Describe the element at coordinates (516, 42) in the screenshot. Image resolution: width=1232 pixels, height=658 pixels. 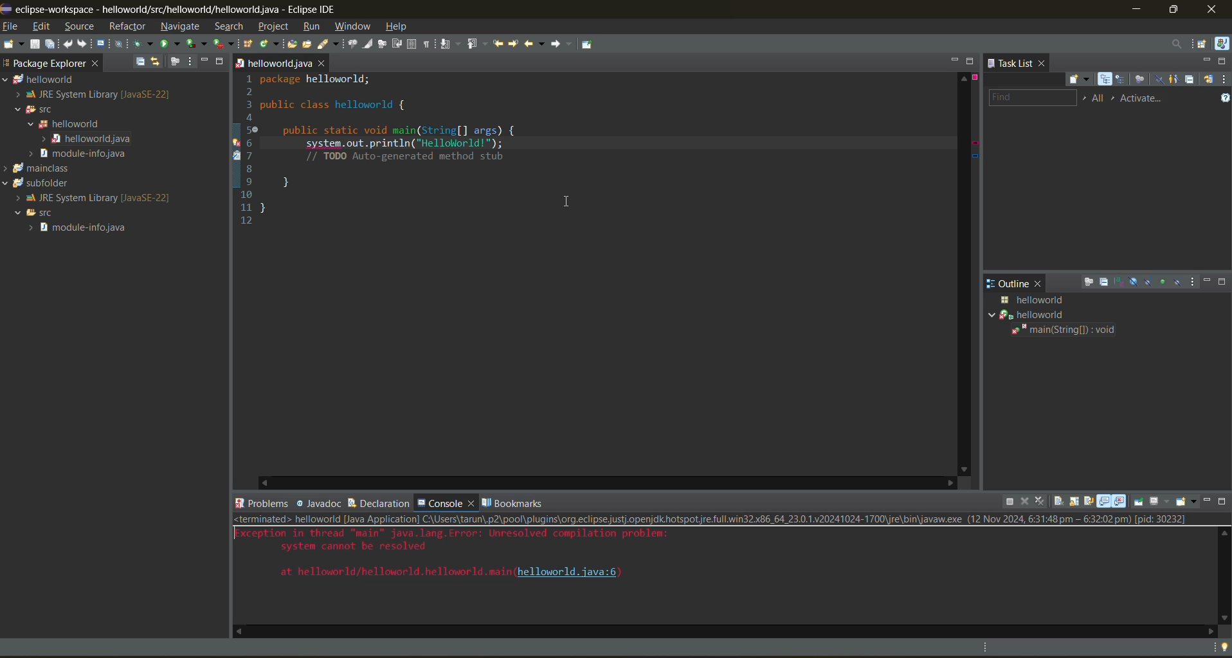
I see `next edit location` at that location.